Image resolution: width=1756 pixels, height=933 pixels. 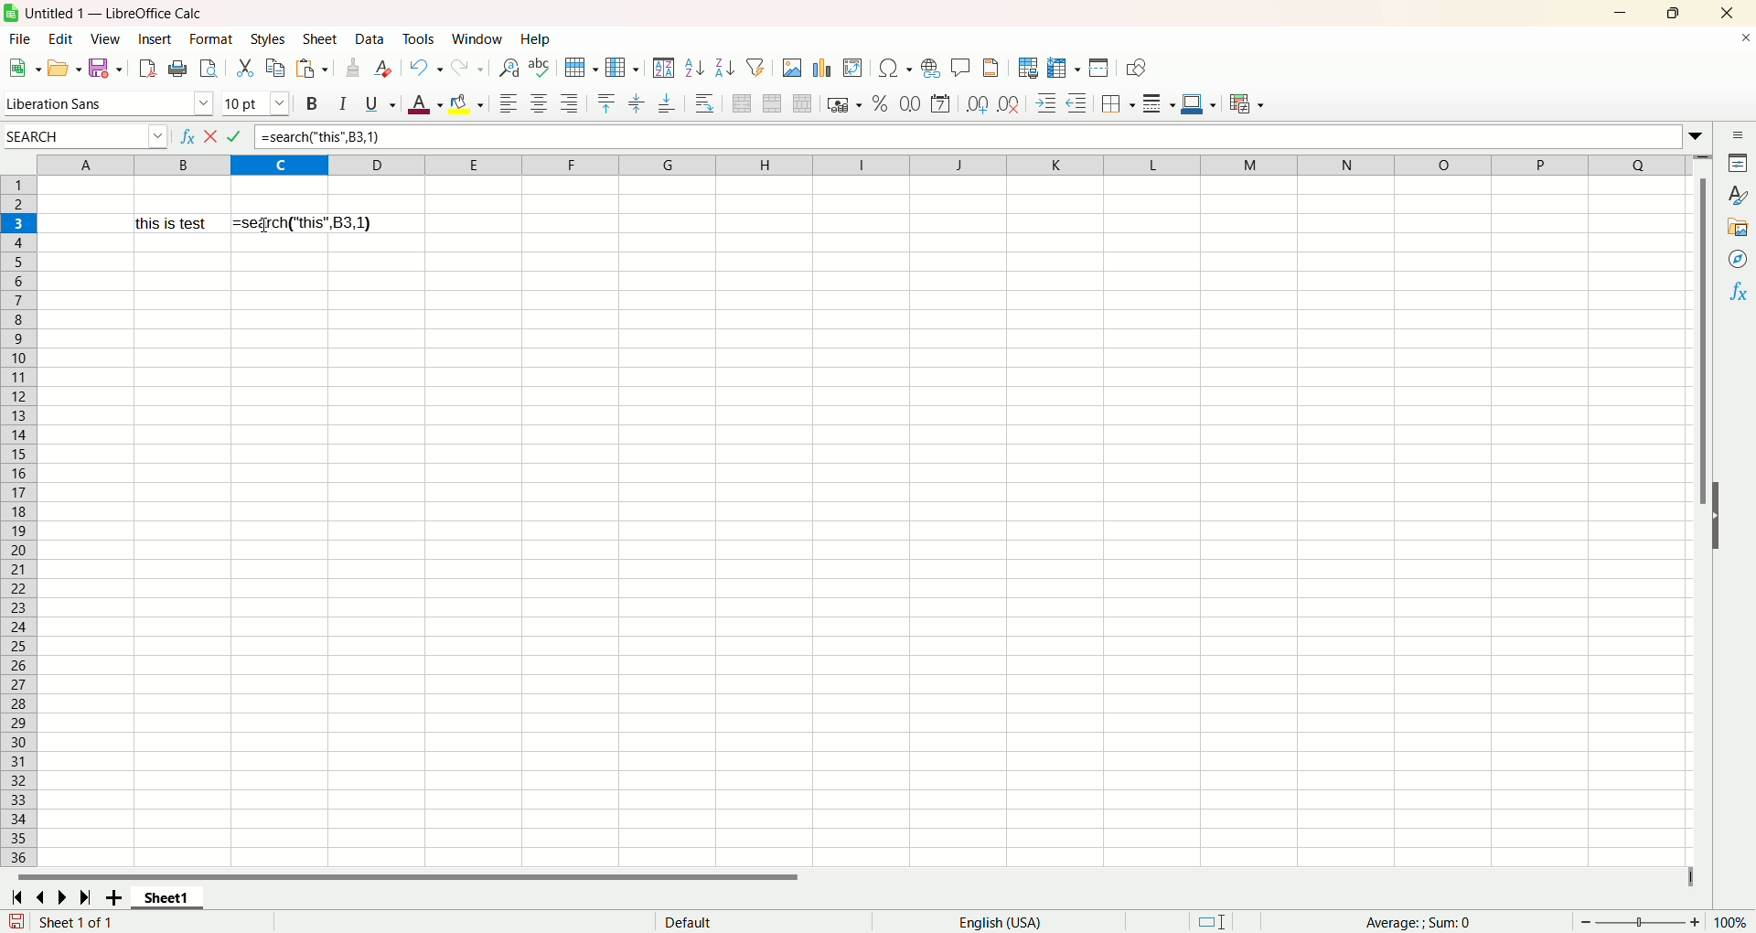 What do you see at coordinates (479, 38) in the screenshot?
I see `window` at bounding box center [479, 38].